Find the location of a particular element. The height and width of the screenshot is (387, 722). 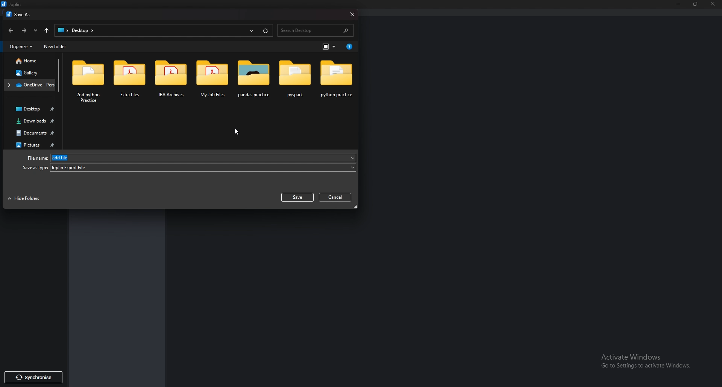

joplin is located at coordinates (14, 5).